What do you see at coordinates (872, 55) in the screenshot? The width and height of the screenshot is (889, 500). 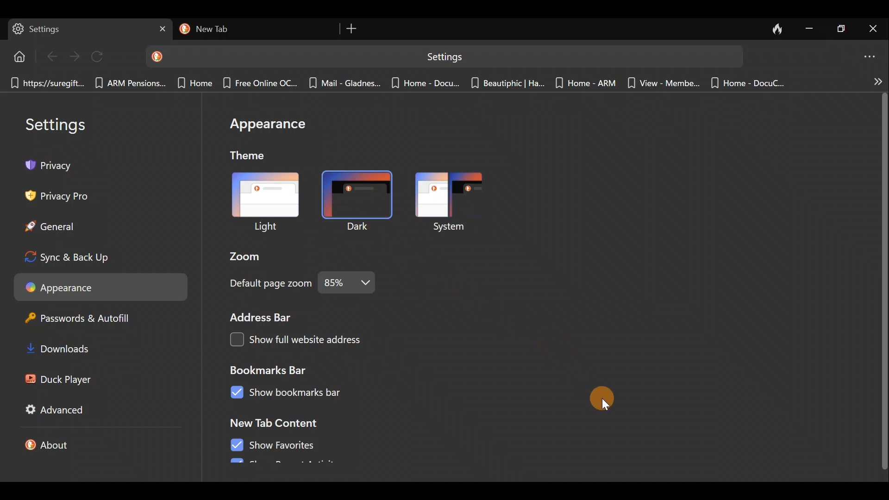 I see `open application menu` at bounding box center [872, 55].